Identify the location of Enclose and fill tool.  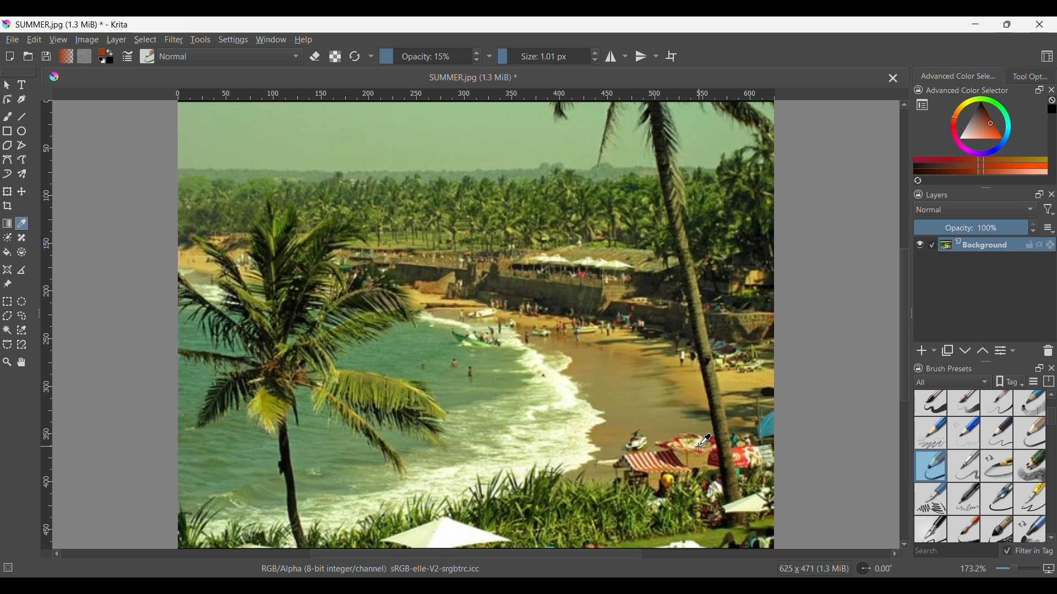
(21, 252).